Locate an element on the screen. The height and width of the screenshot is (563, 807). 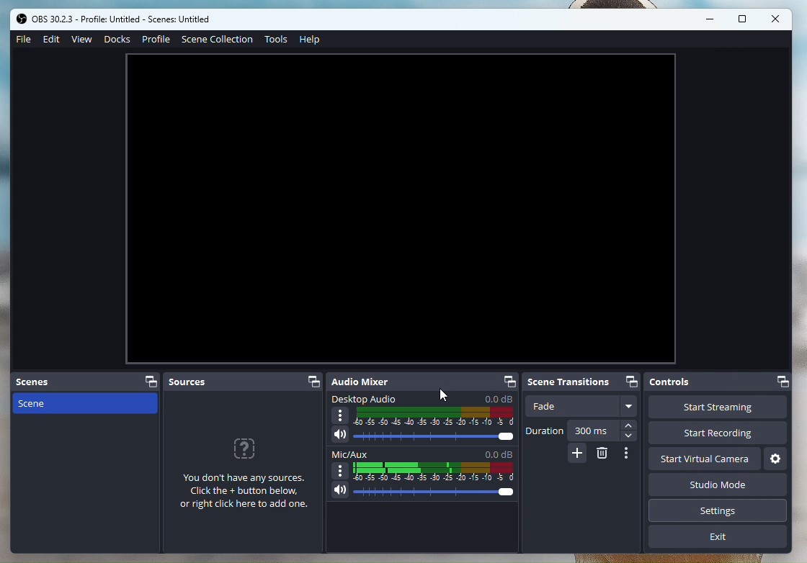
After last action is located at coordinates (402, 210).